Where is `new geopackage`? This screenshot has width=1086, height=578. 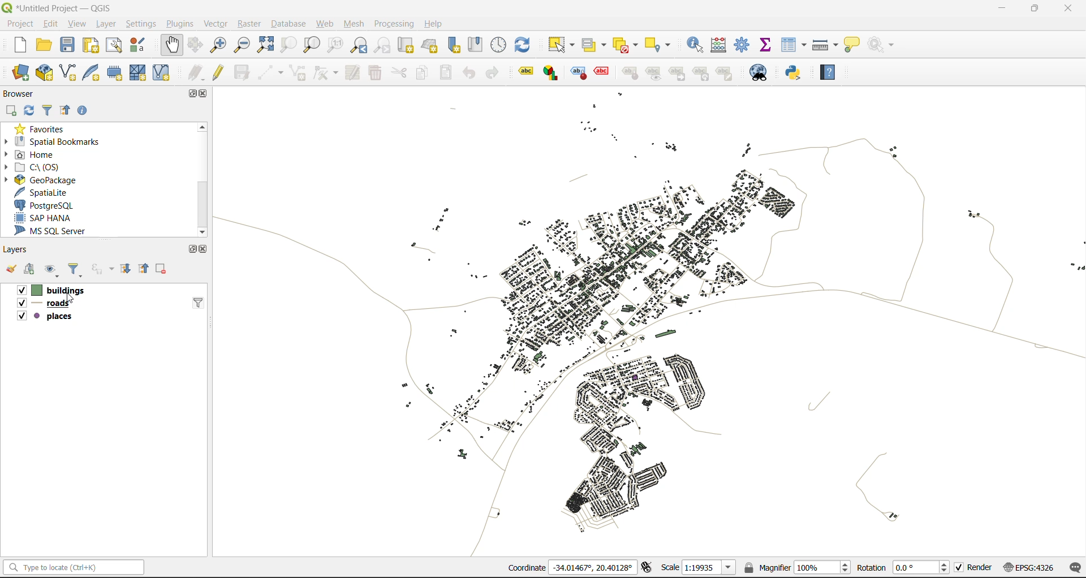
new geopackage is located at coordinates (44, 74).